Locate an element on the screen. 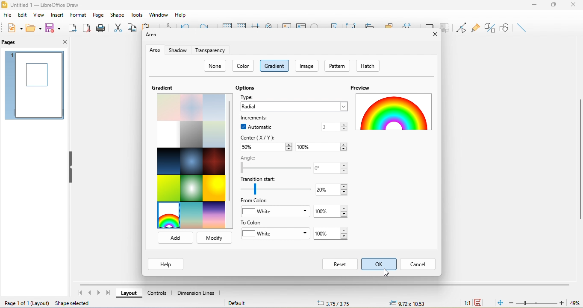  window is located at coordinates (158, 14).